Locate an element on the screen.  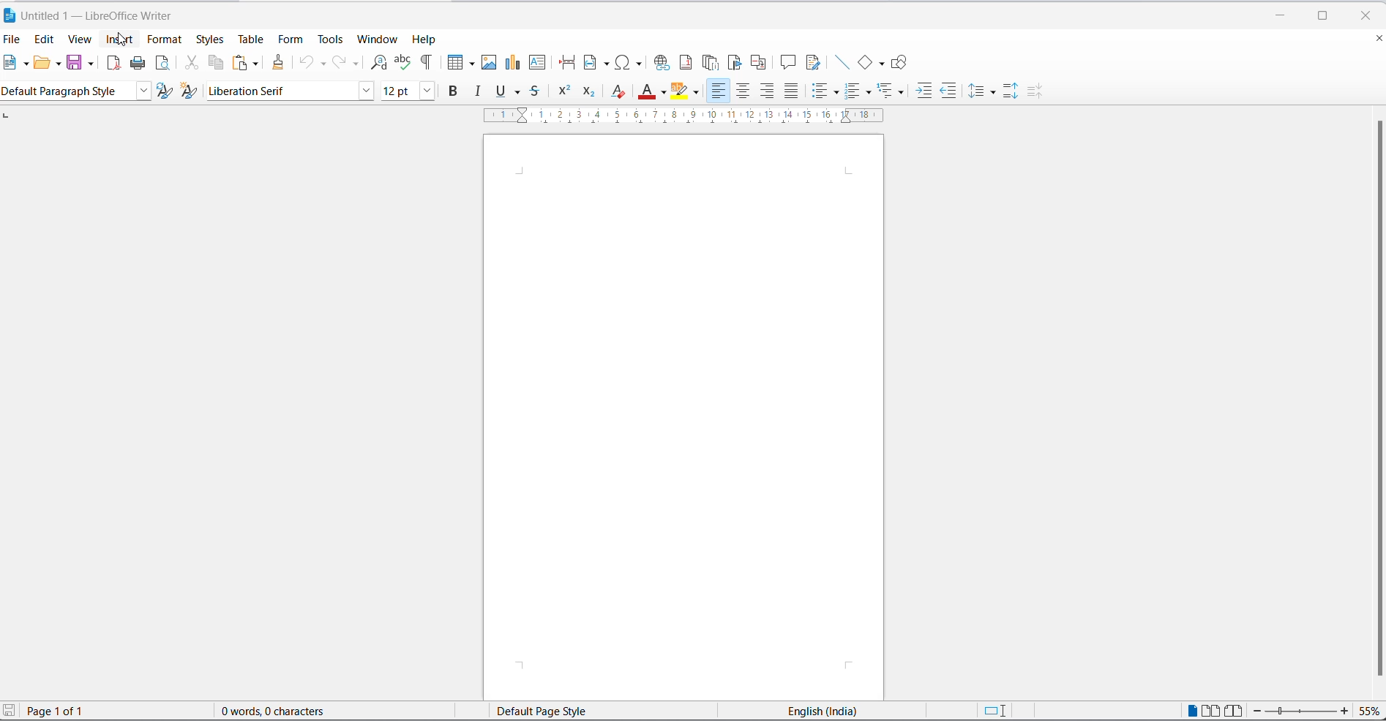
decrease paragraphing space is located at coordinates (1039, 94).